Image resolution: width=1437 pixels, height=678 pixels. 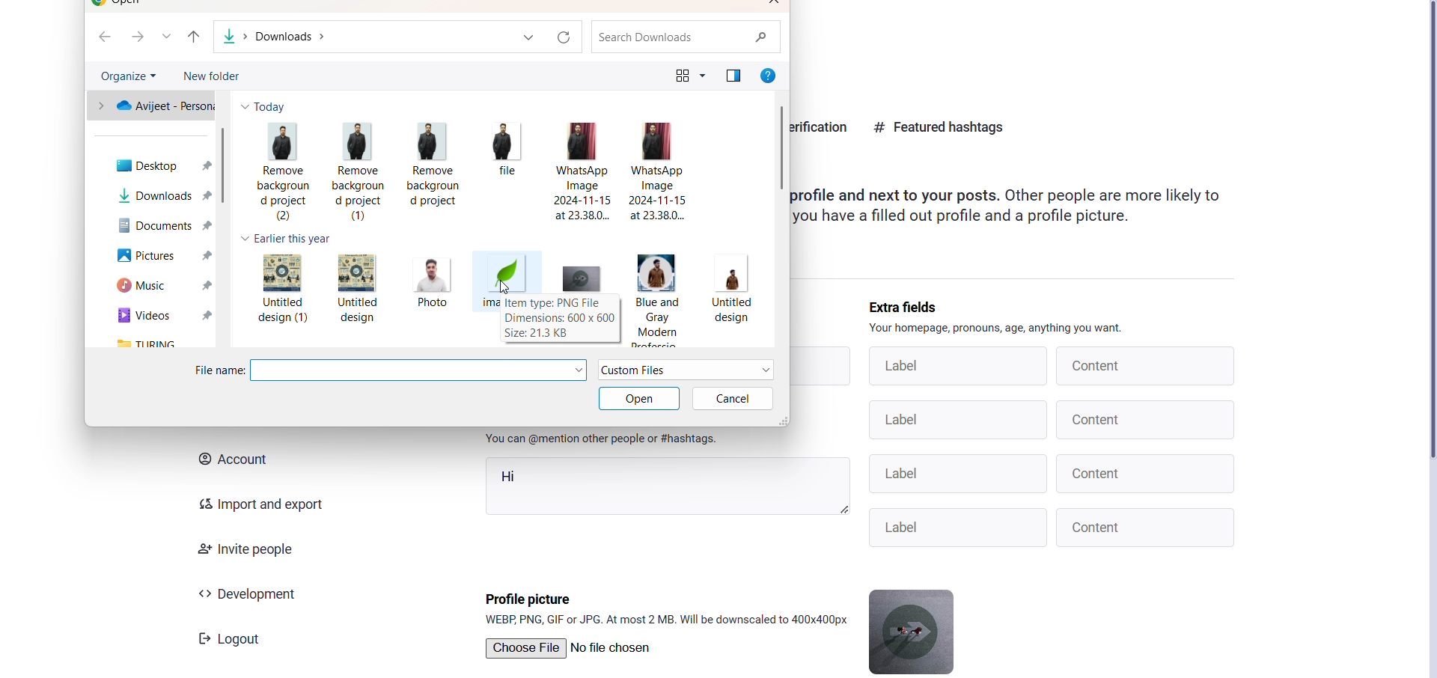 I want to click on Content, so click(x=1147, y=473).